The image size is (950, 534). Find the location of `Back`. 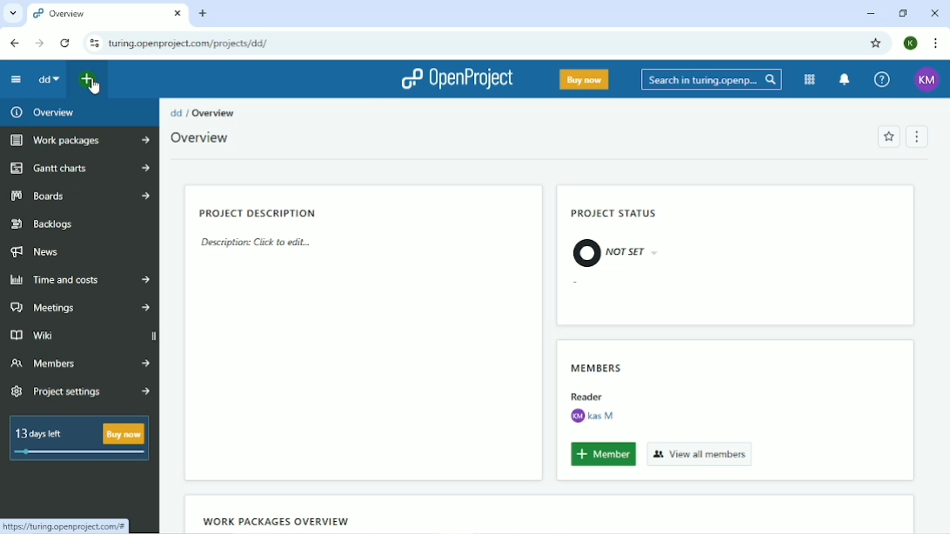

Back is located at coordinates (15, 43).